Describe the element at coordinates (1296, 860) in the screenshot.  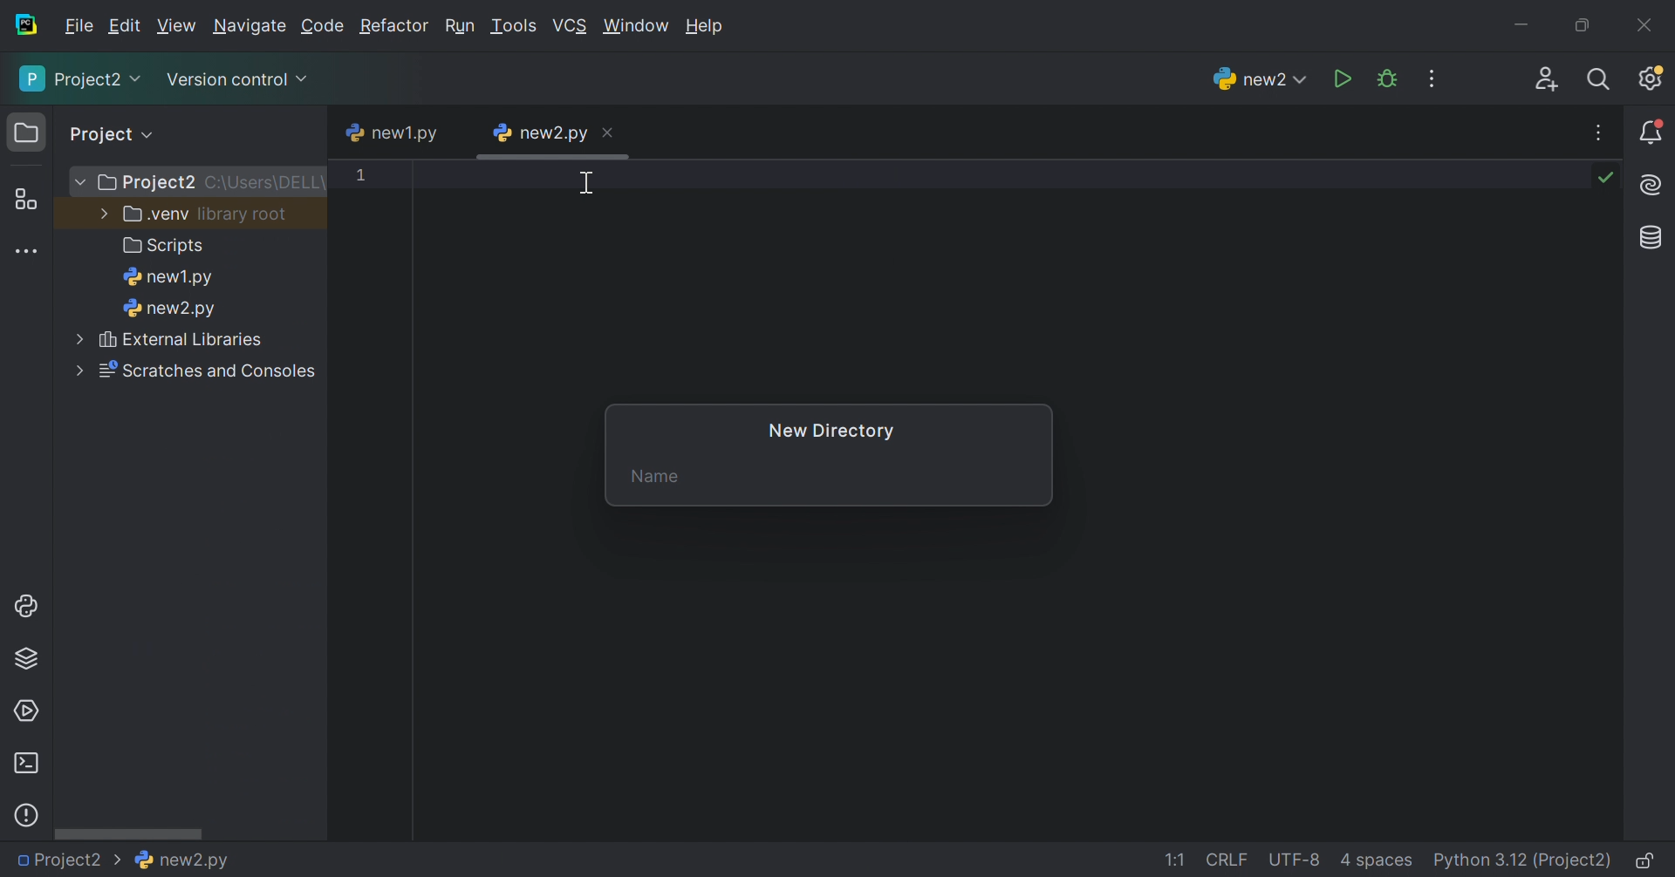
I see `UTF-8` at that location.